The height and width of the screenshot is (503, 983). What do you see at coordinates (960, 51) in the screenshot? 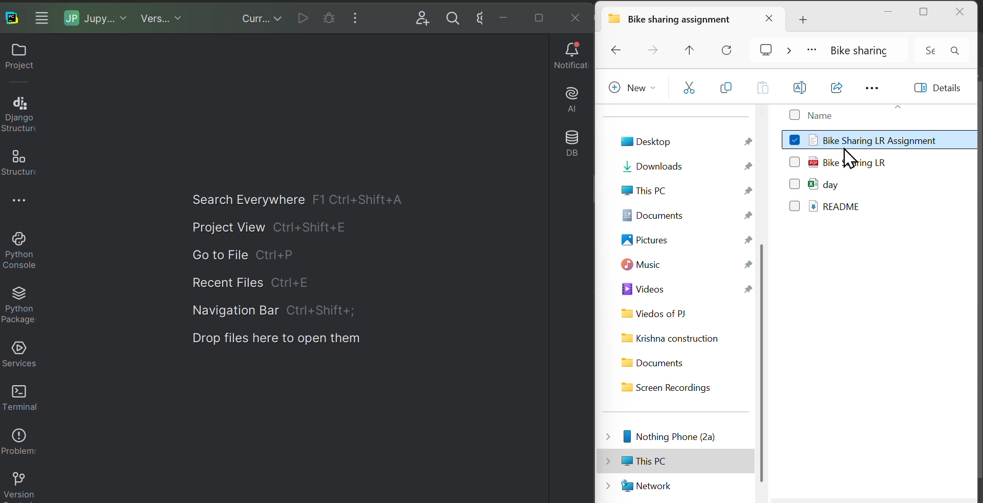
I see `search` at bounding box center [960, 51].